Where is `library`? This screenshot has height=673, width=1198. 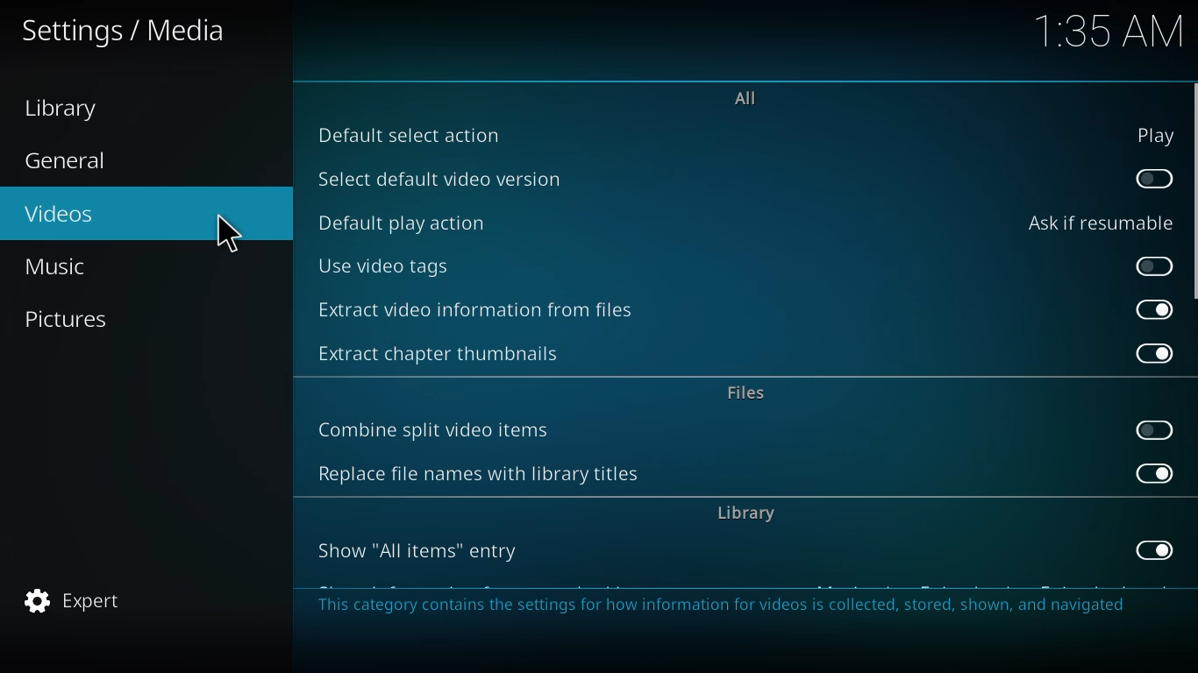 library is located at coordinates (68, 109).